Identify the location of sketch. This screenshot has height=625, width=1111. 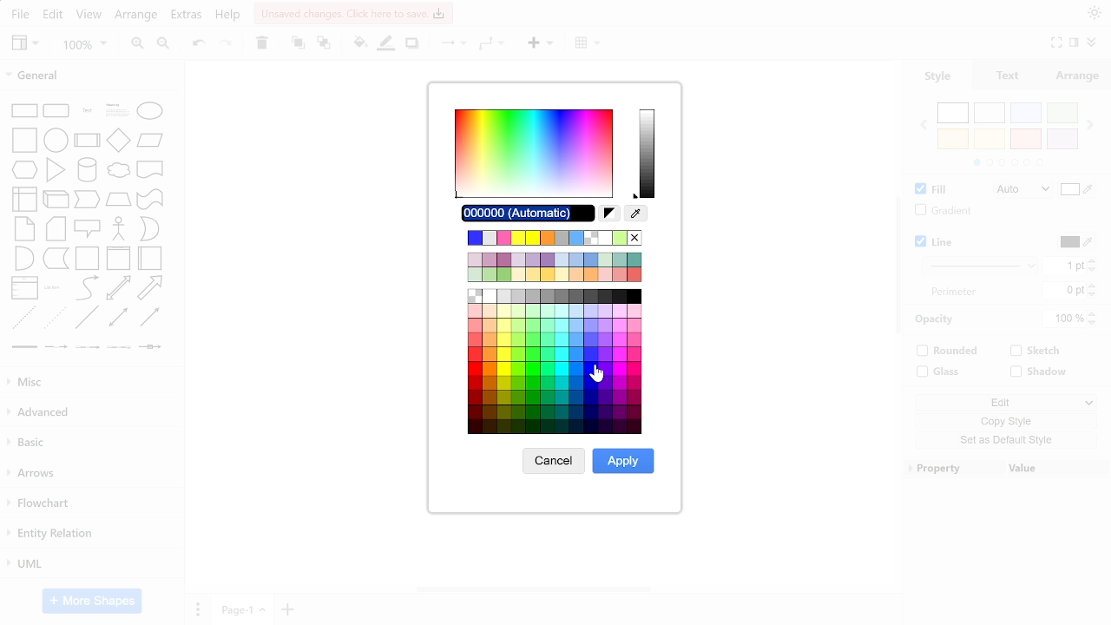
(1035, 352).